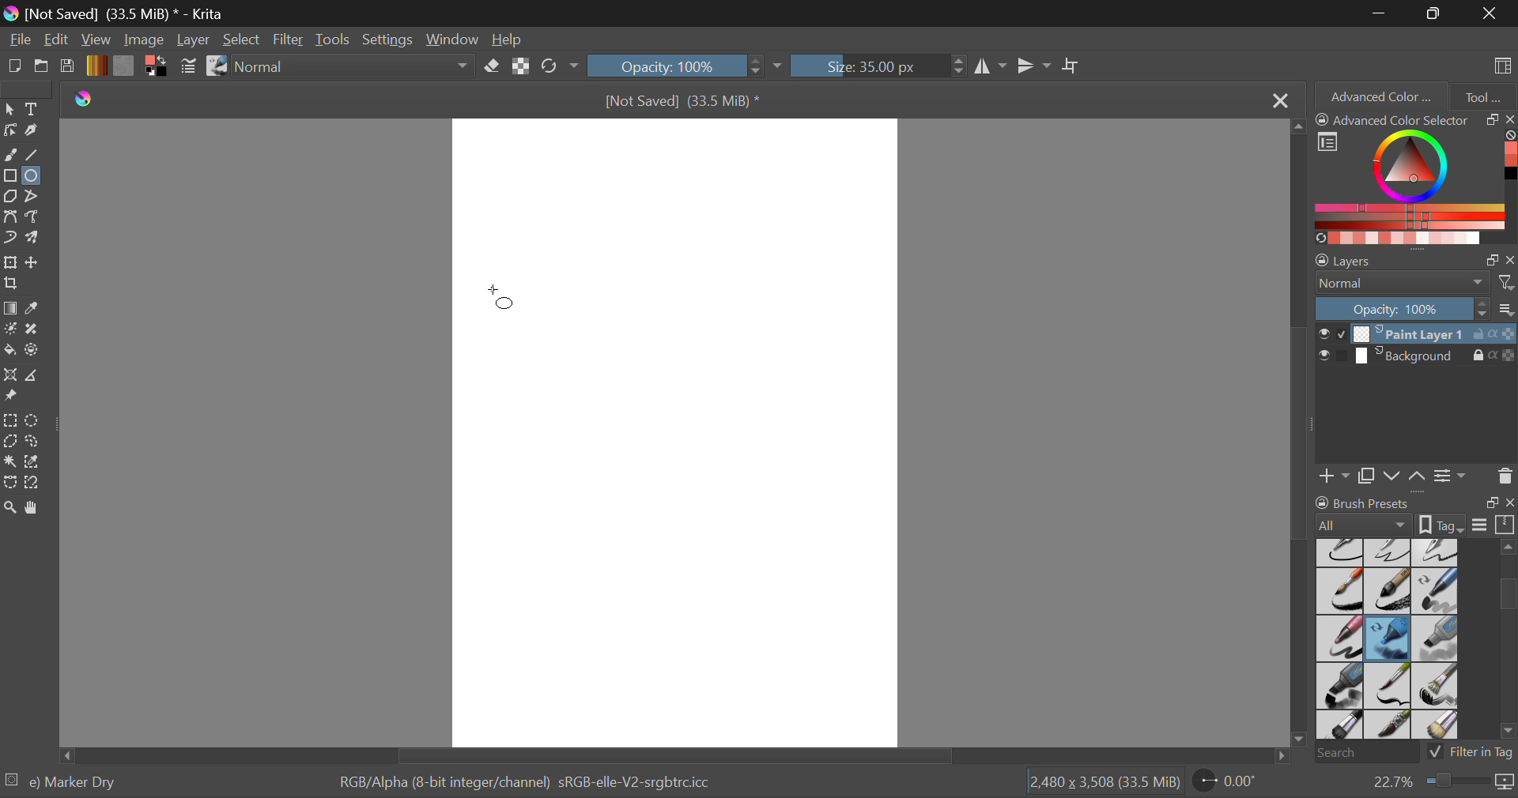 The width and height of the screenshot is (1518, 798). What do you see at coordinates (1483, 95) in the screenshot?
I see `Tool` at bounding box center [1483, 95].